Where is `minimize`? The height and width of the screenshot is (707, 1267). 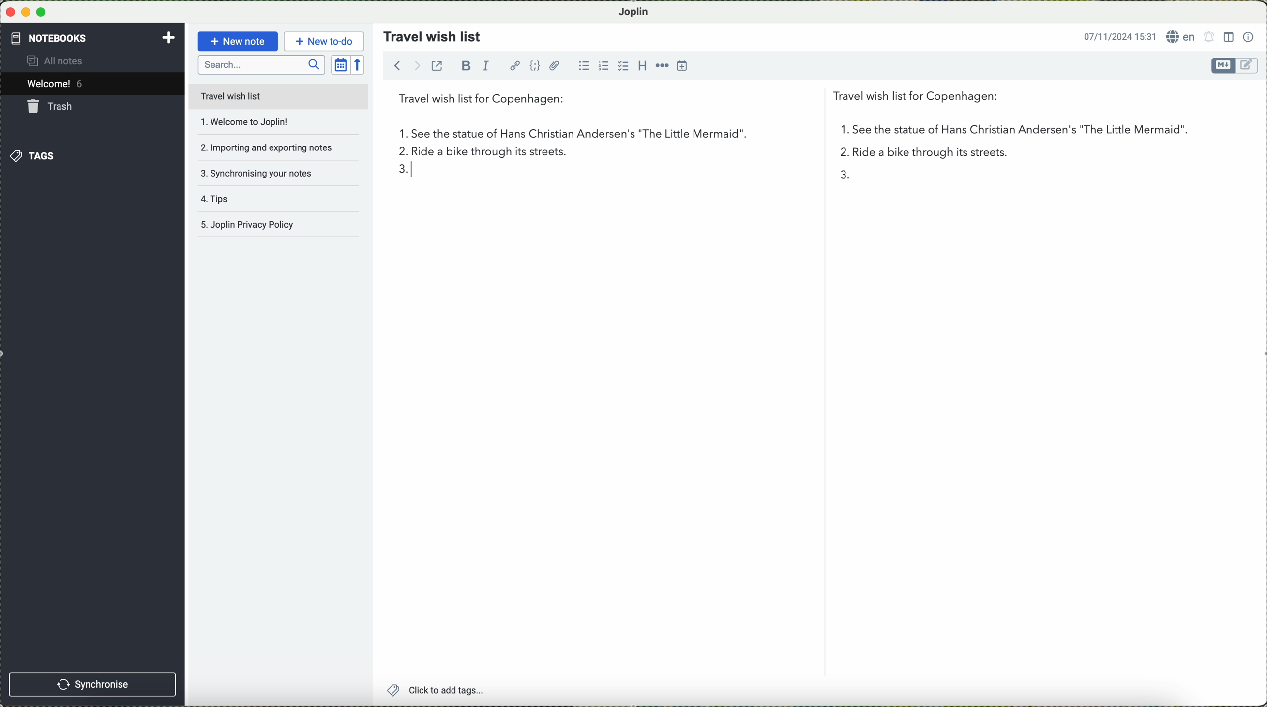 minimize is located at coordinates (27, 12).